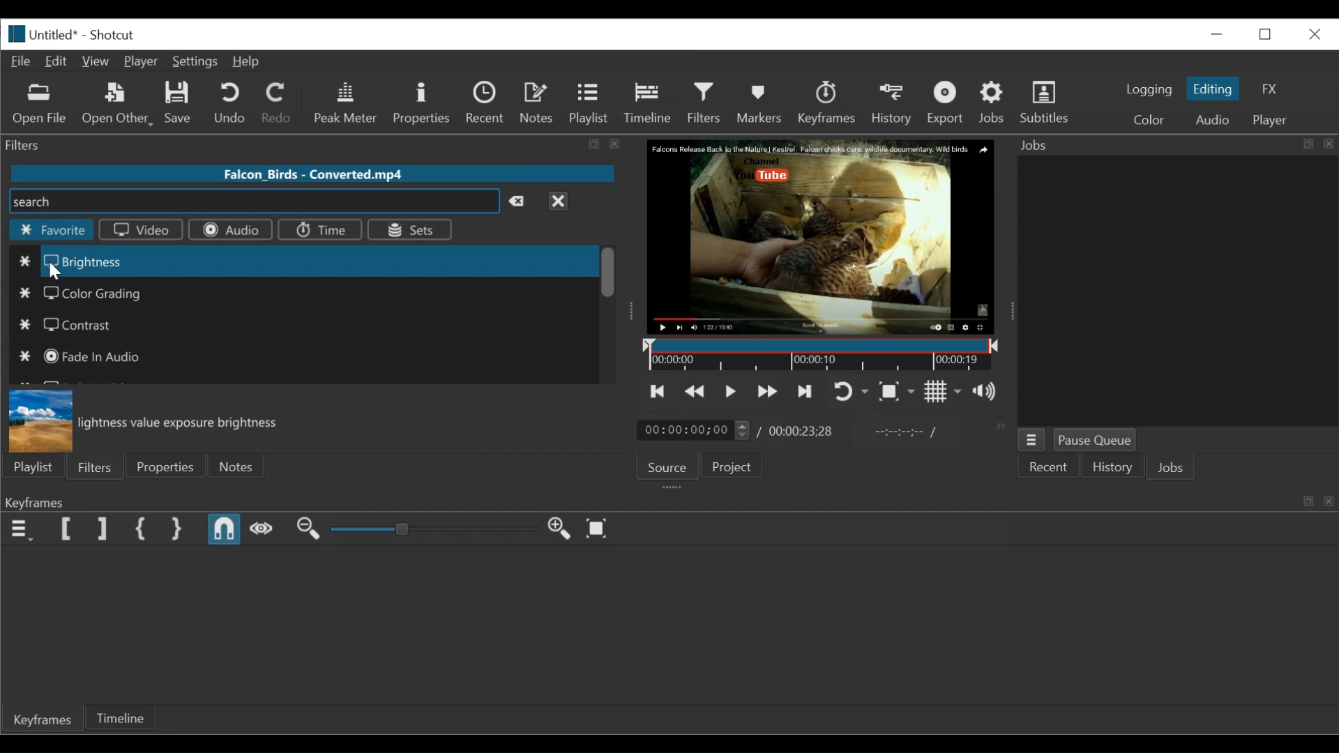  Describe the element at coordinates (1266, 34) in the screenshot. I see `minimize` at that location.